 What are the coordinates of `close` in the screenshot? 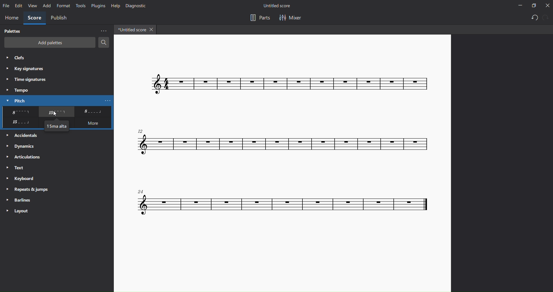 It's located at (547, 5).